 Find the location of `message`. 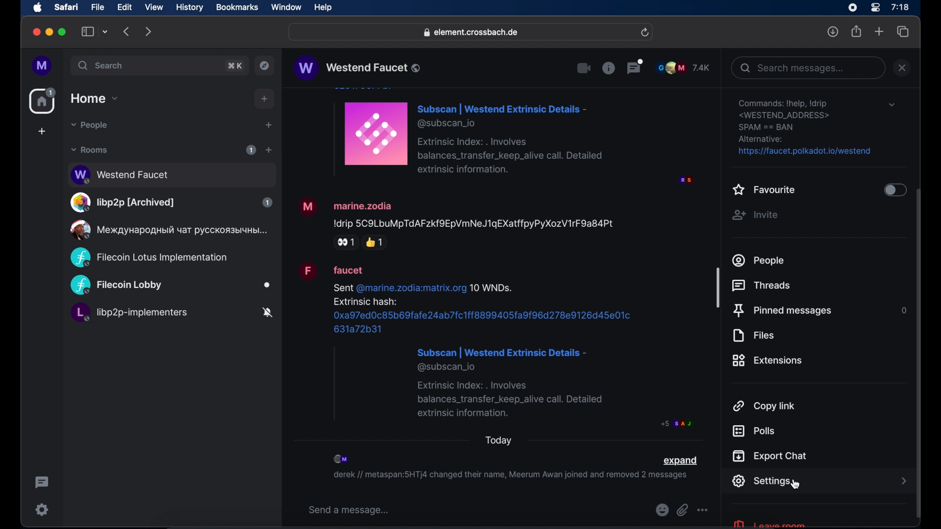

message is located at coordinates (495, 345).